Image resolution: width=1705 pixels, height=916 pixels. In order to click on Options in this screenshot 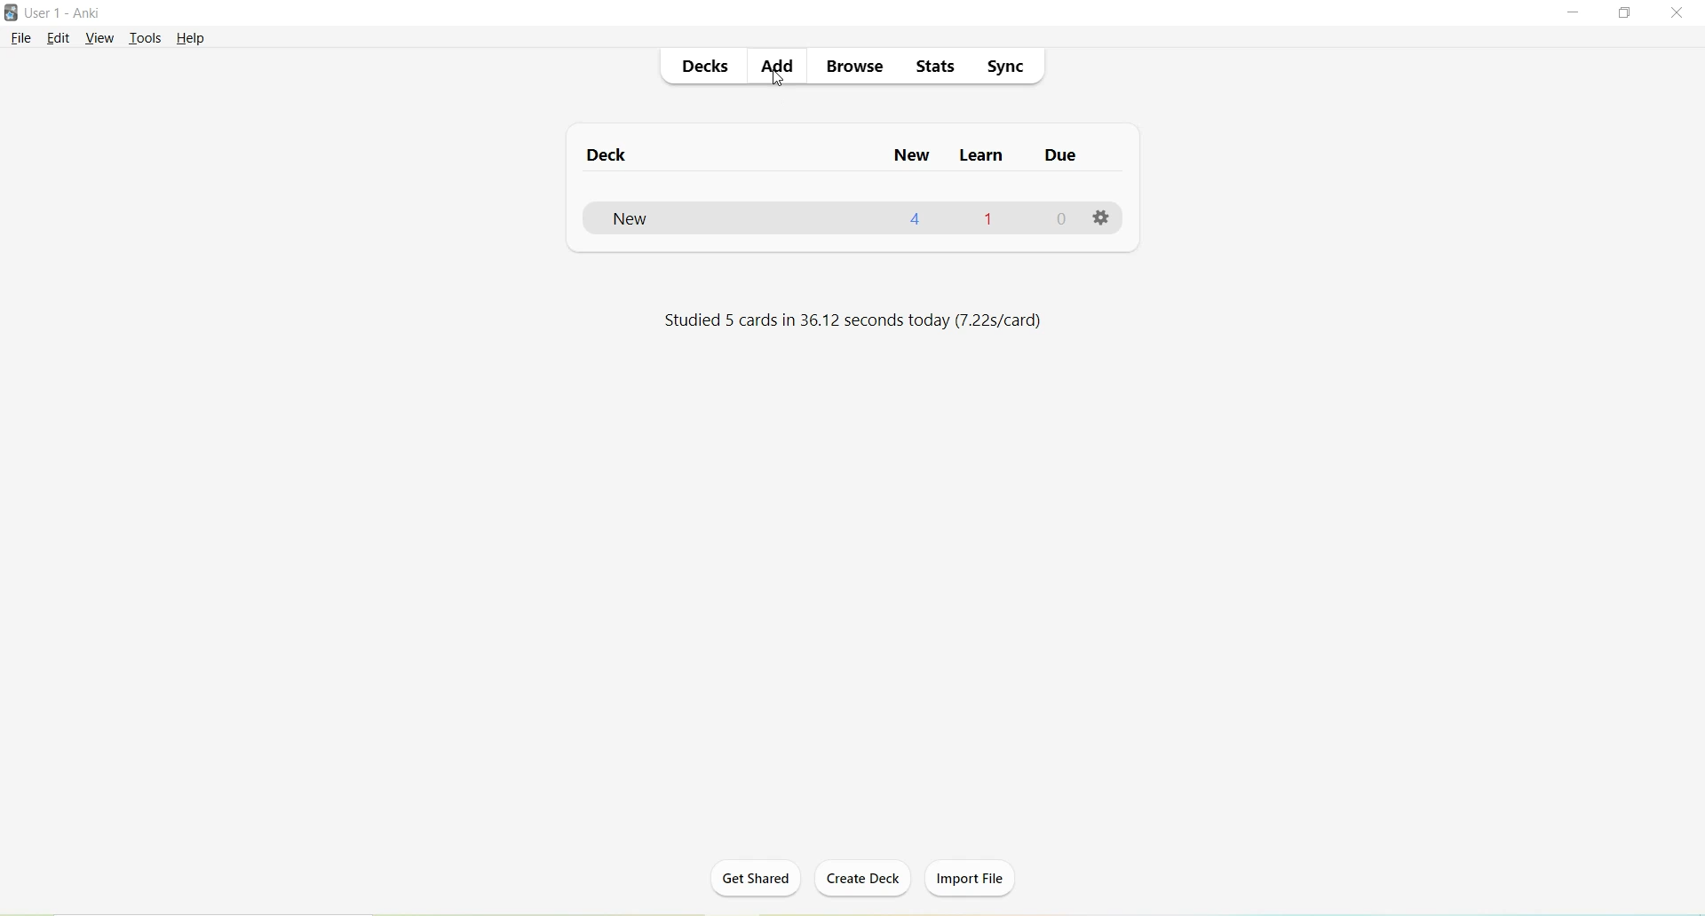, I will do `click(1106, 218)`.